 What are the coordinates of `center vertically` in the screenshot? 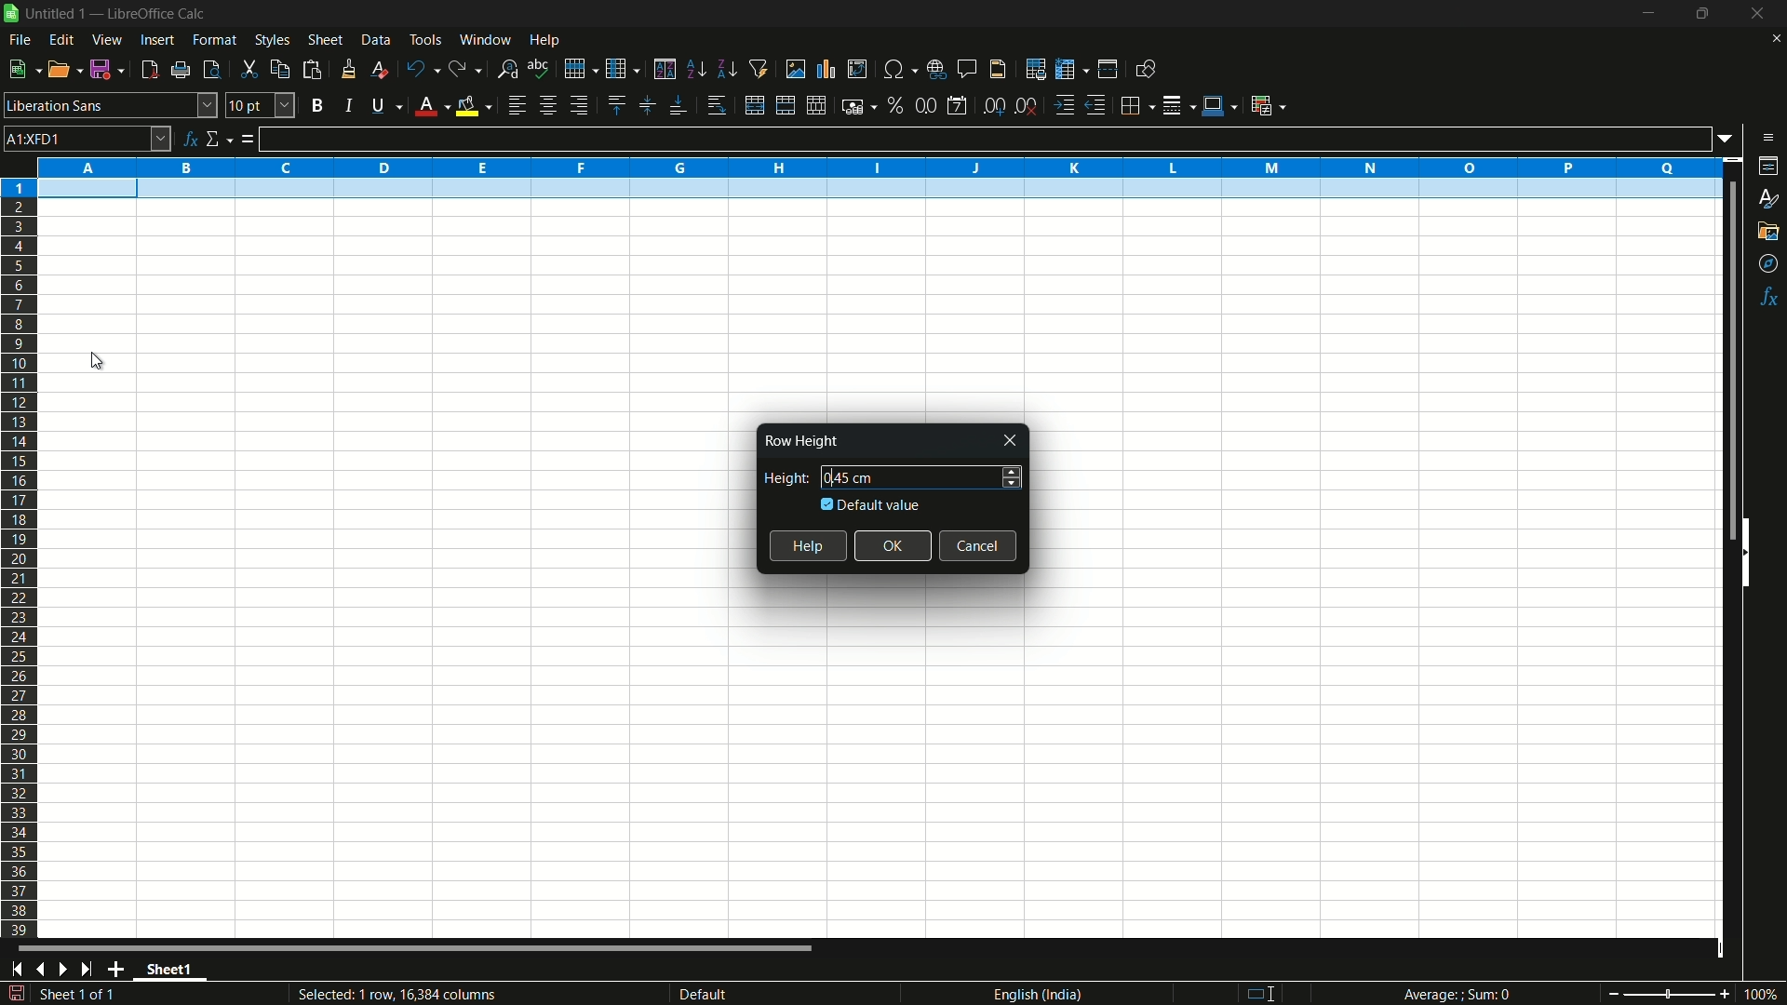 It's located at (645, 106).